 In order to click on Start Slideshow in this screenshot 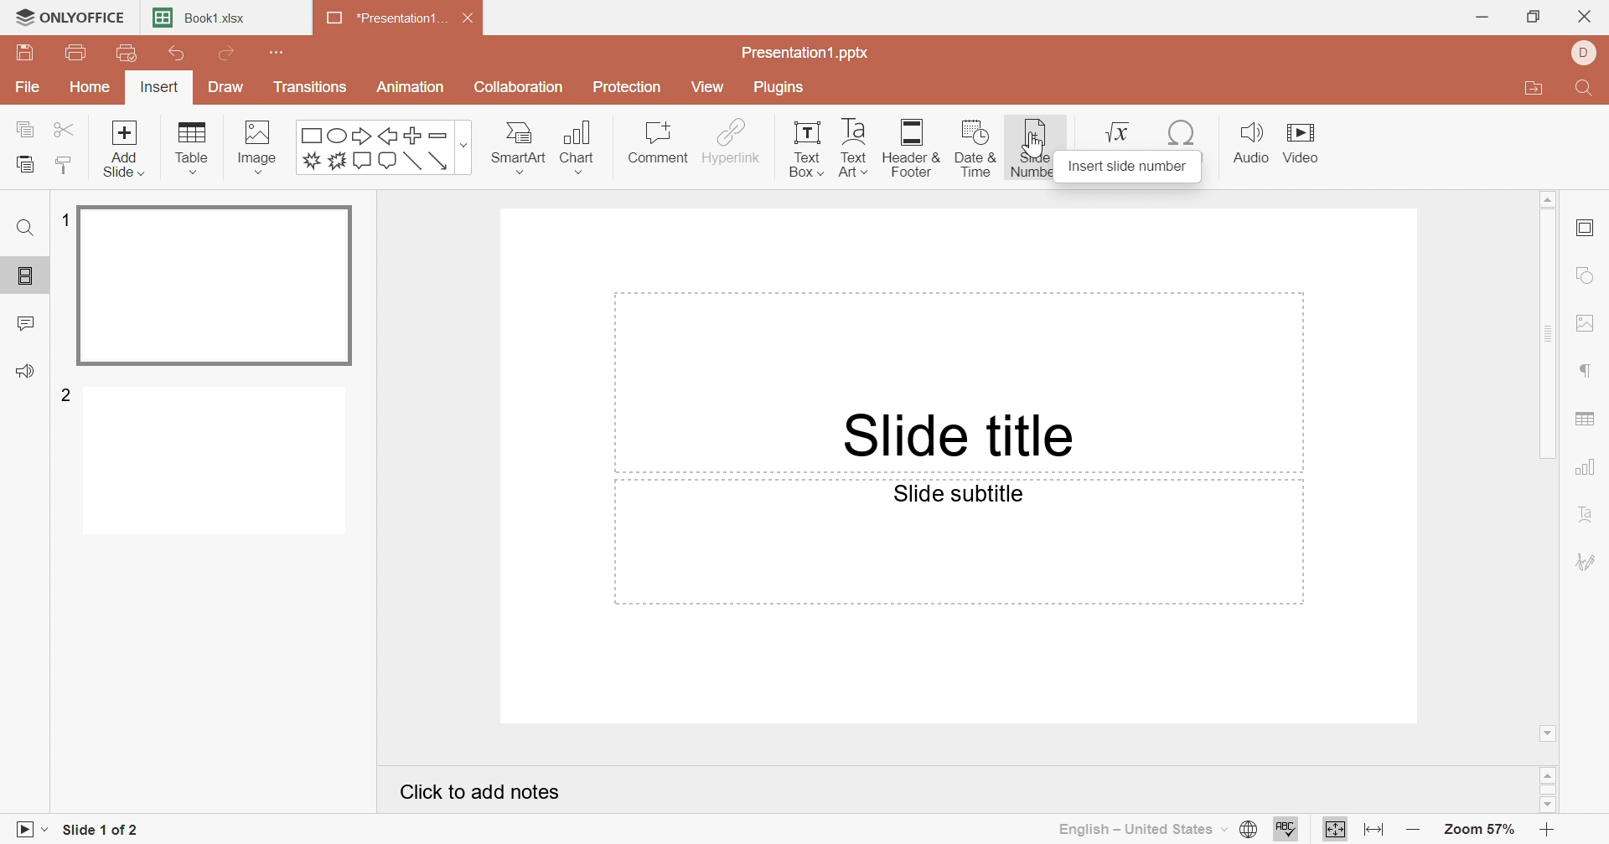, I will do `click(29, 827)`.